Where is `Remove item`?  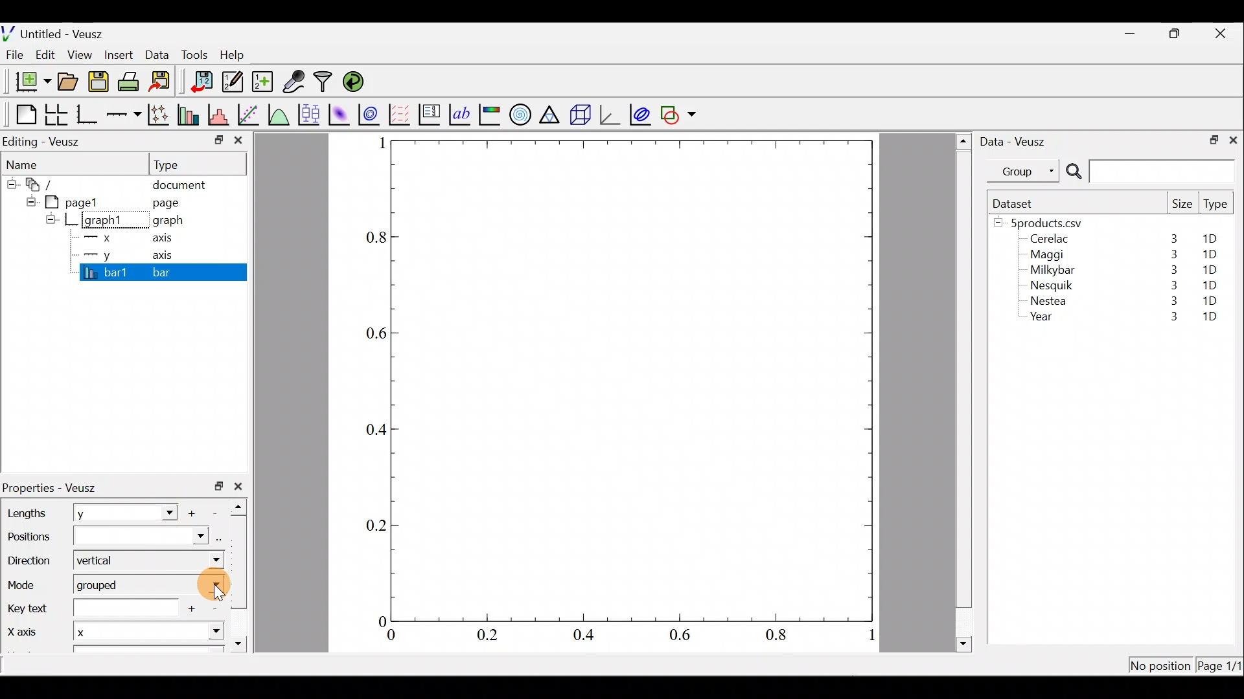 Remove item is located at coordinates (214, 610).